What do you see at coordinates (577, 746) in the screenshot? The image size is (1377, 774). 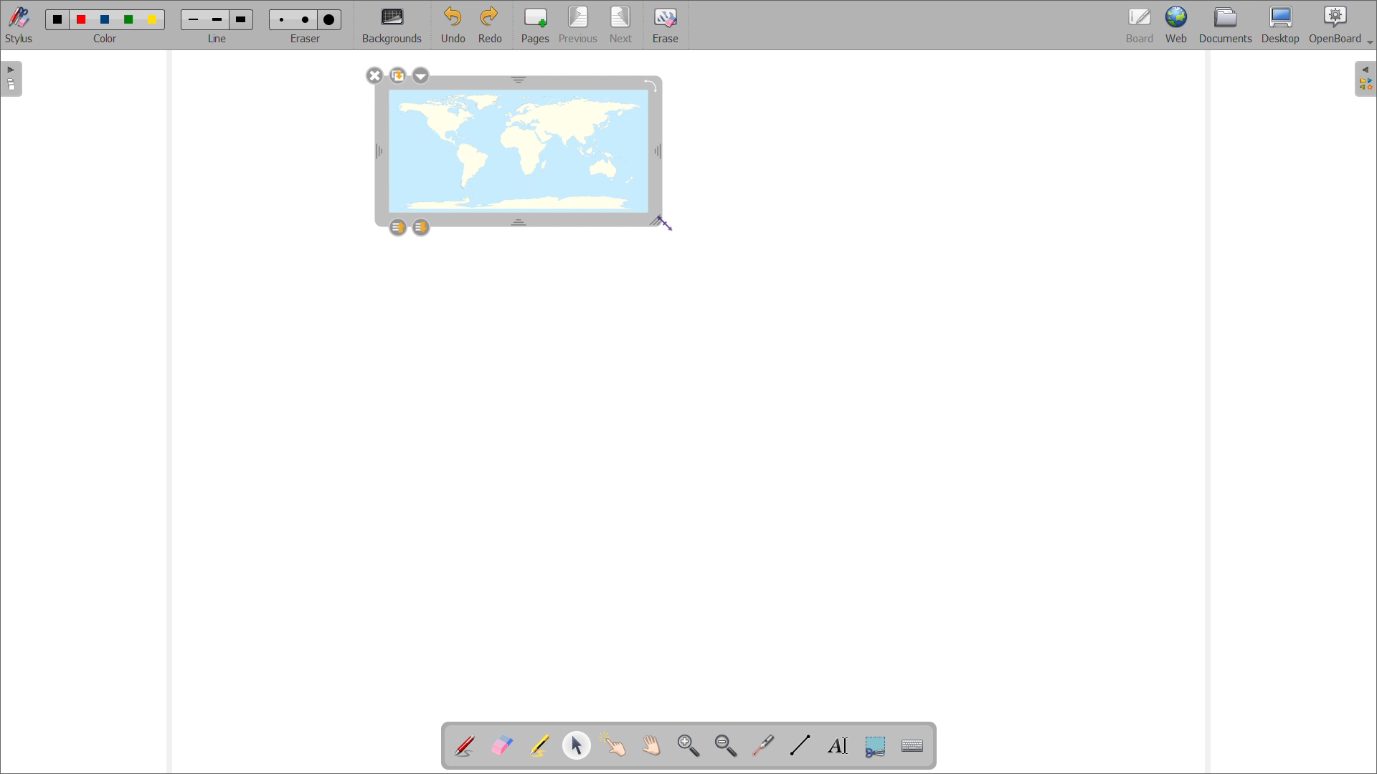 I see `select and modify object` at bounding box center [577, 746].